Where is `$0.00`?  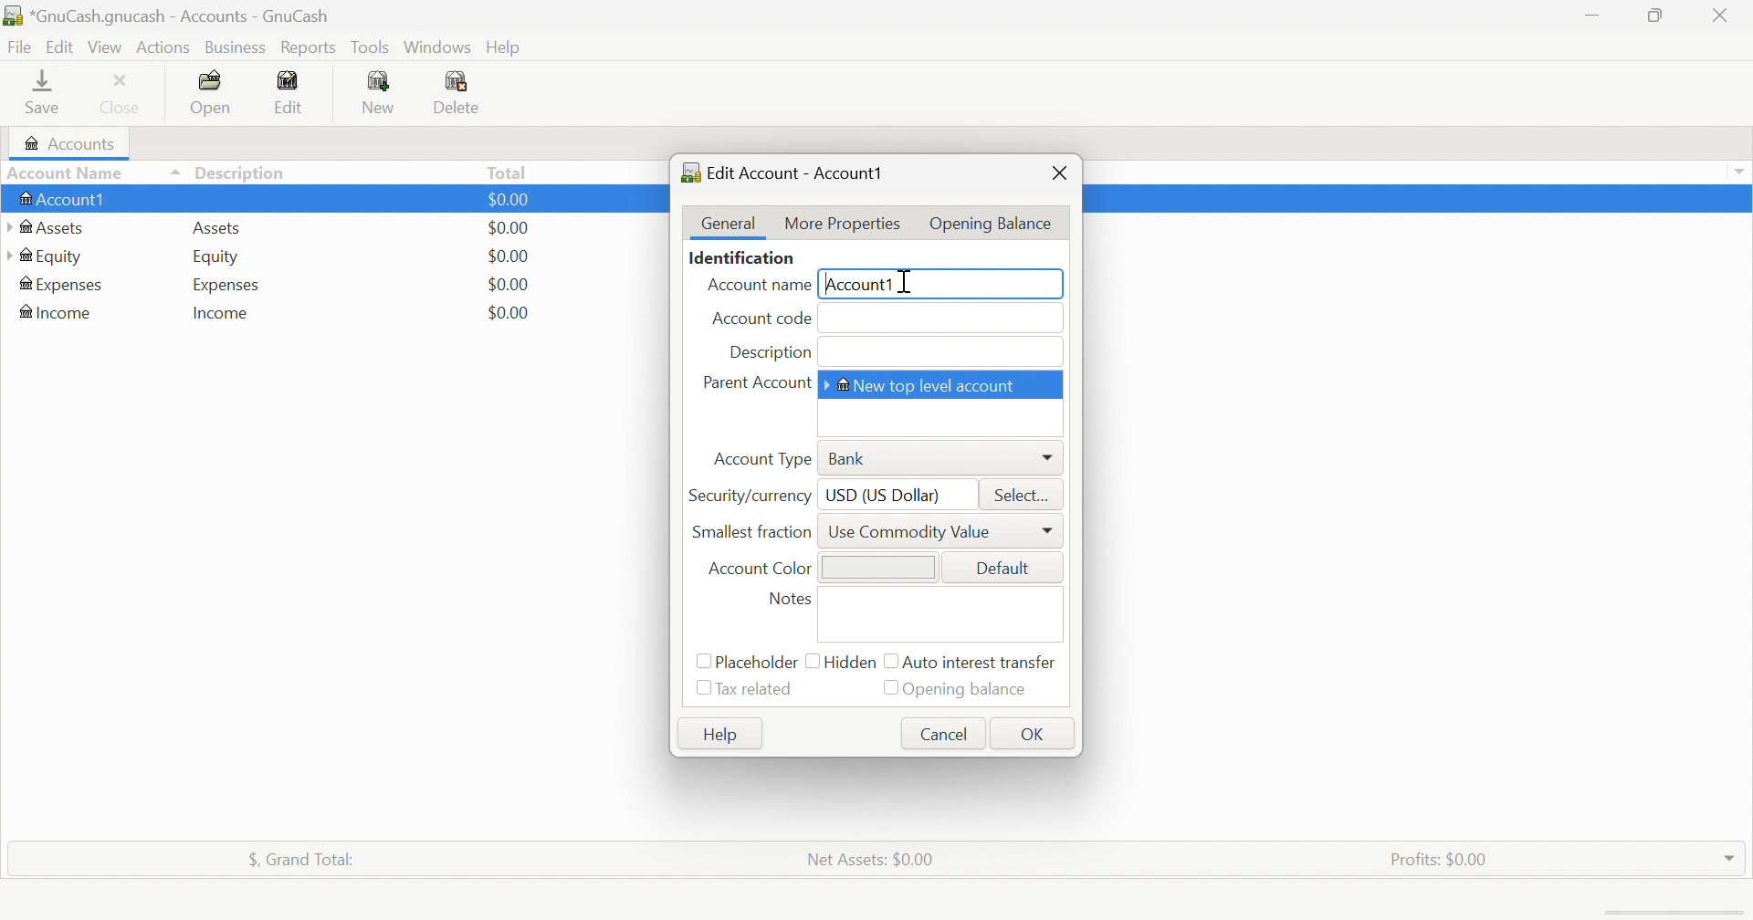 $0.00 is located at coordinates (510, 313).